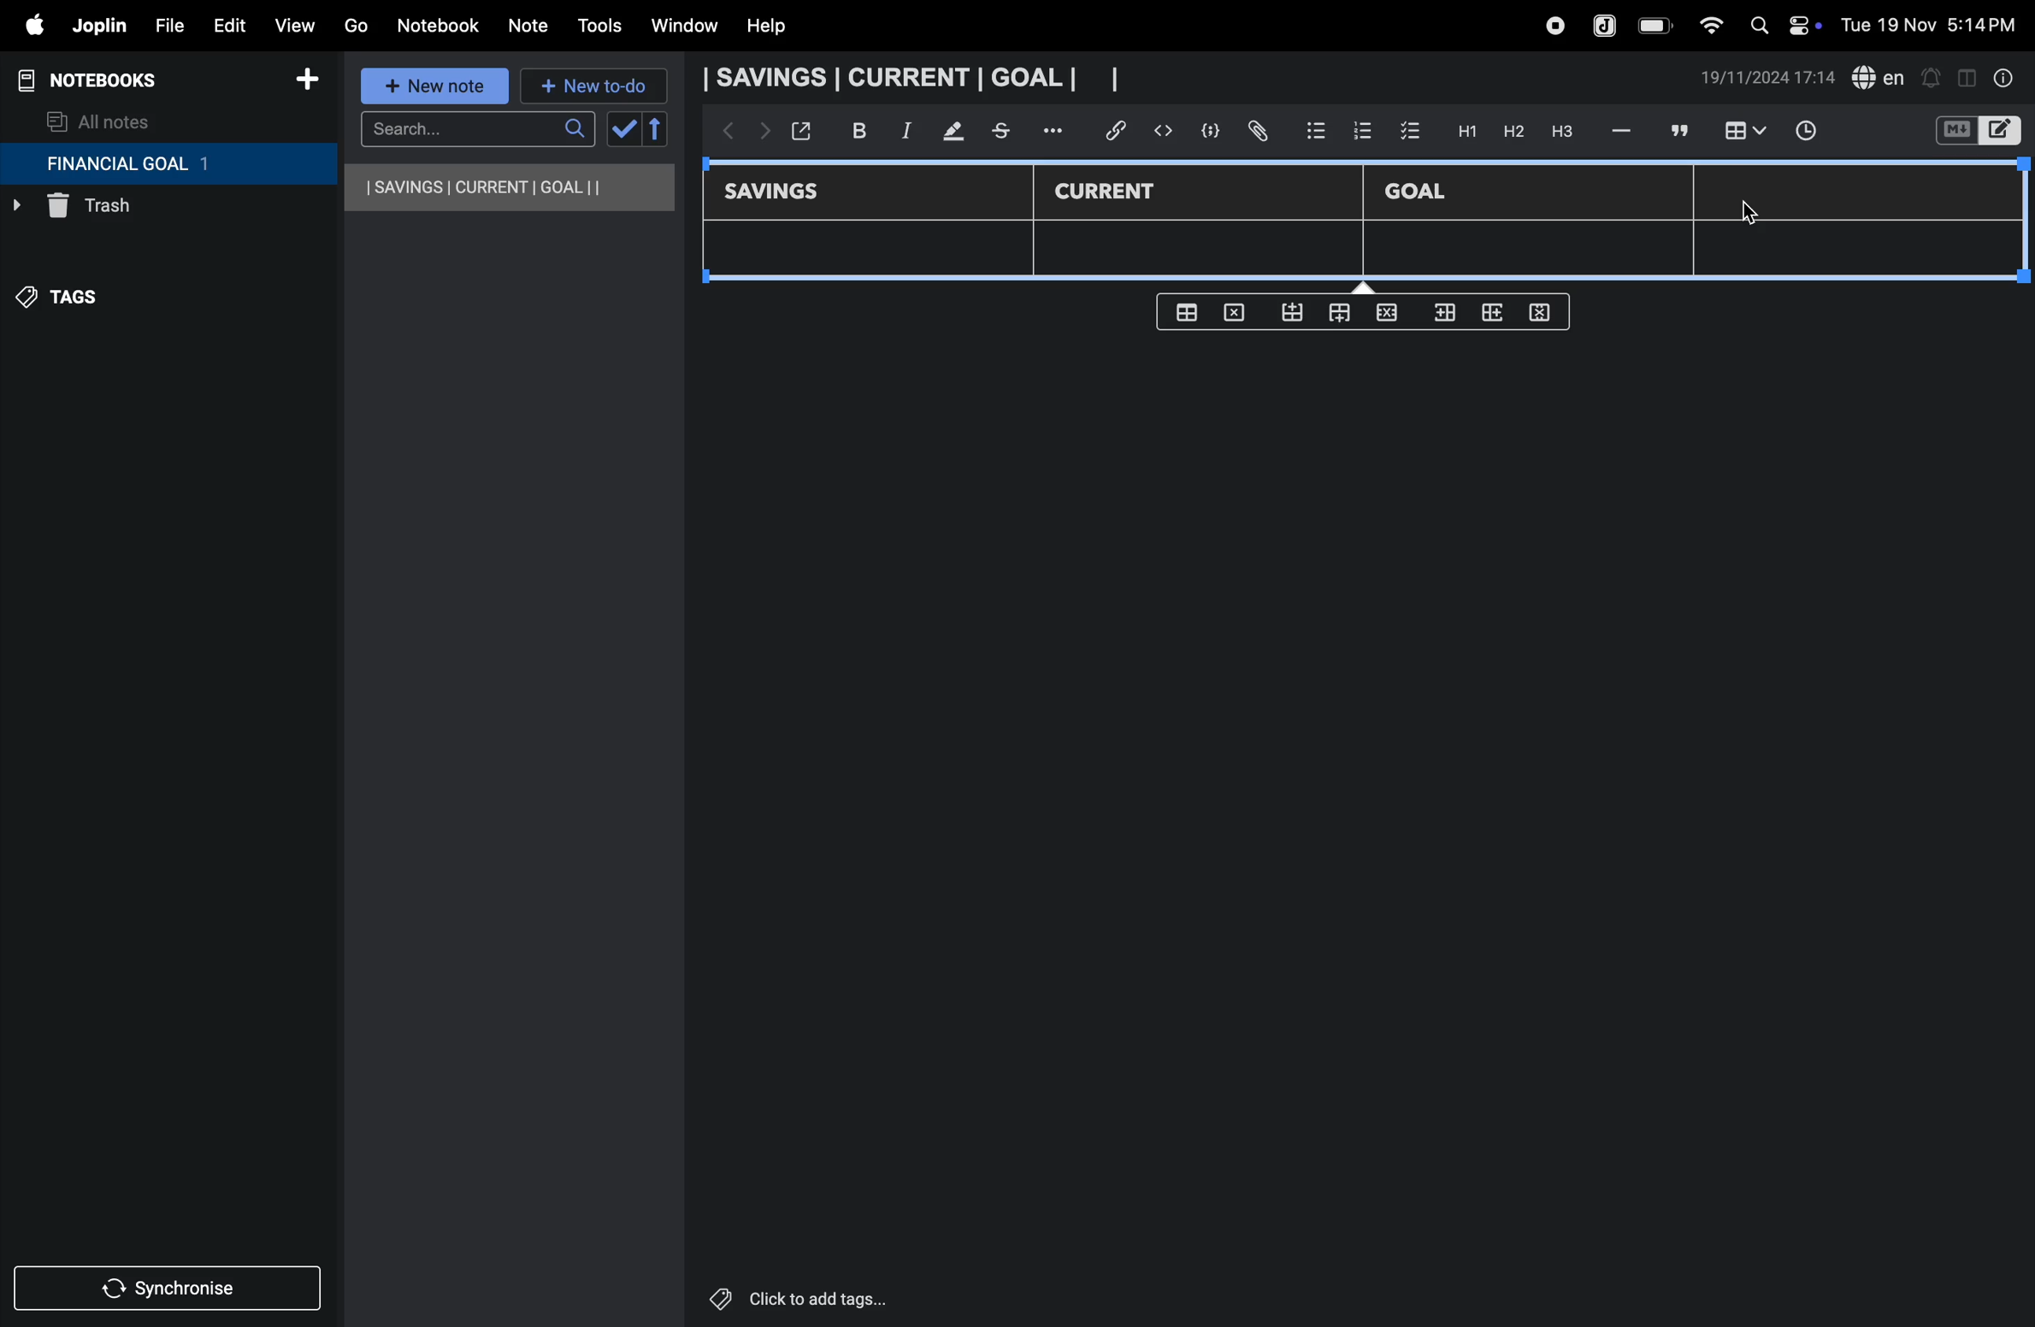  Describe the element at coordinates (1554, 26) in the screenshot. I see `record` at that location.